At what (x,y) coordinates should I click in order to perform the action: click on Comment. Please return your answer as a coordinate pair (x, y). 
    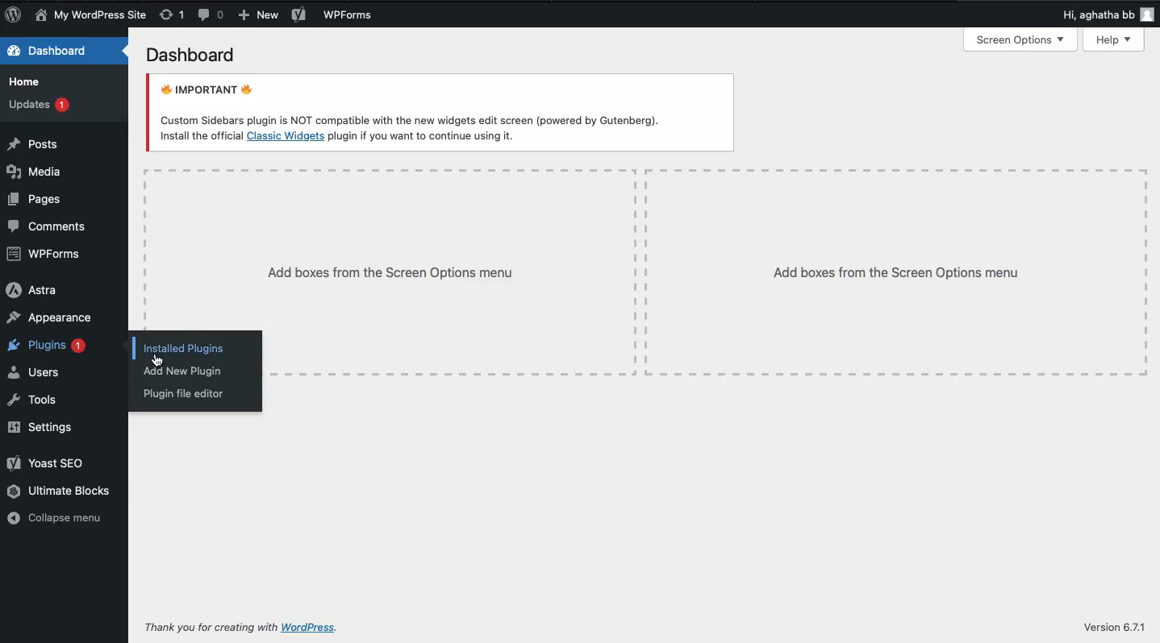
    Looking at the image, I should click on (211, 16).